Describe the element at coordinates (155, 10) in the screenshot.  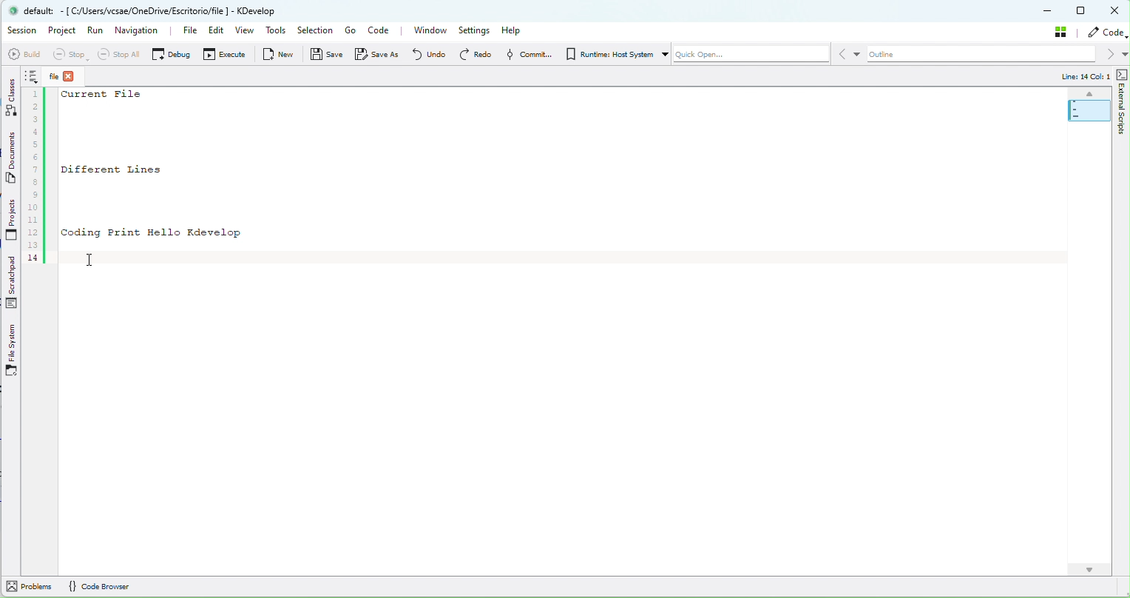
I see `default: - [ C:/Users/vcsae/OneDrive/Escritorio/file] - KDevelop (Application details)` at that location.